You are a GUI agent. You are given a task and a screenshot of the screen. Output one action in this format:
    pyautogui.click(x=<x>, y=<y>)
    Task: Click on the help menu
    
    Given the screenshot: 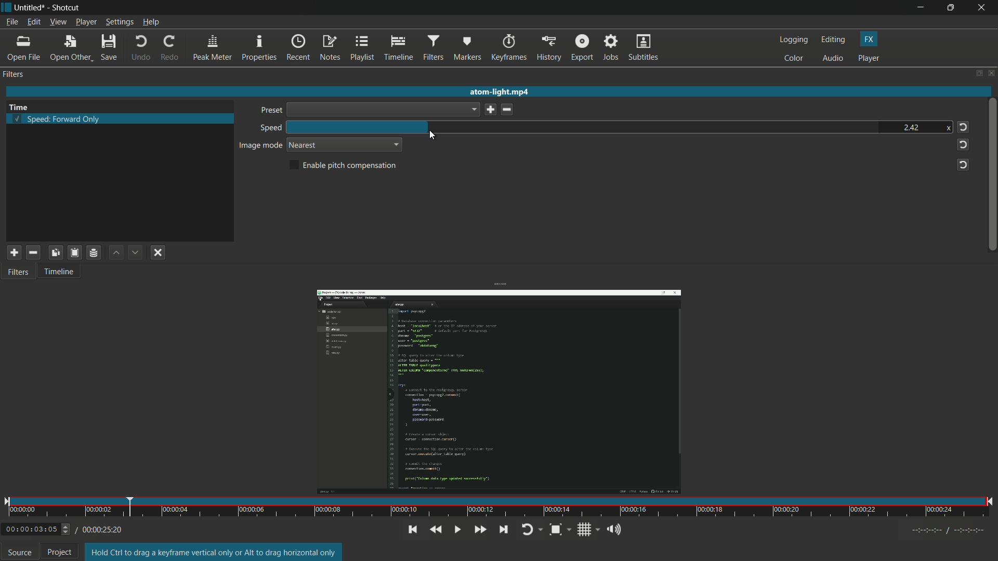 What is the action you would take?
    pyautogui.click(x=151, y=22)
    